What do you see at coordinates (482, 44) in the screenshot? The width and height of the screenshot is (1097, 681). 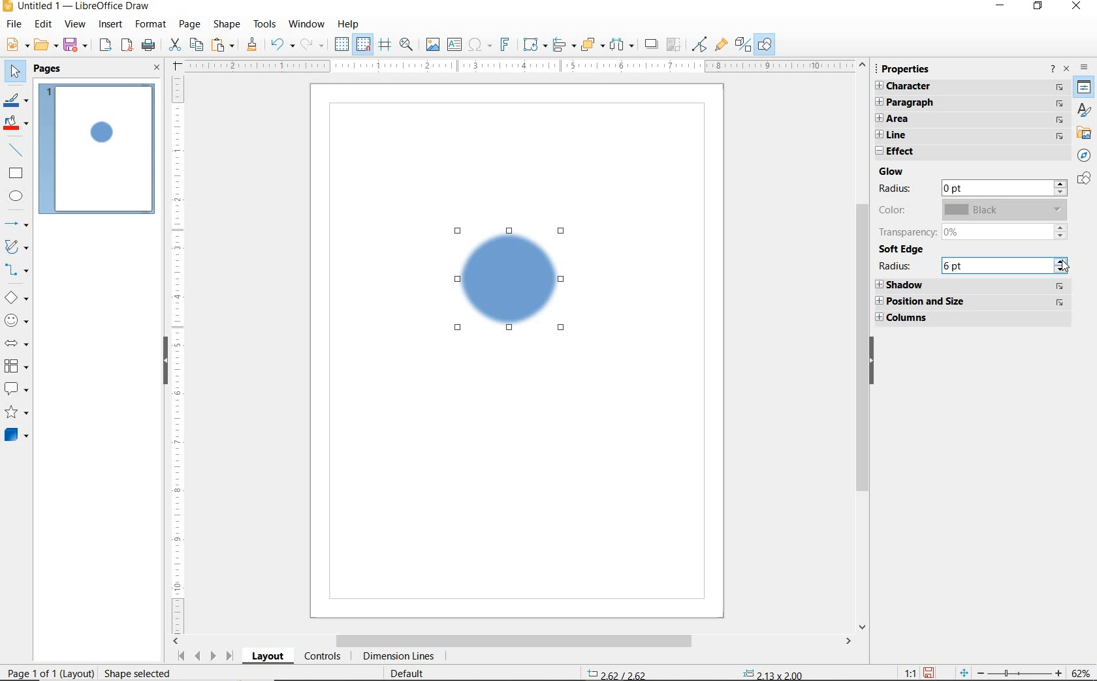 I see `INSERT SPECIAL CHARACTERS` at bounding box center [482, 44].